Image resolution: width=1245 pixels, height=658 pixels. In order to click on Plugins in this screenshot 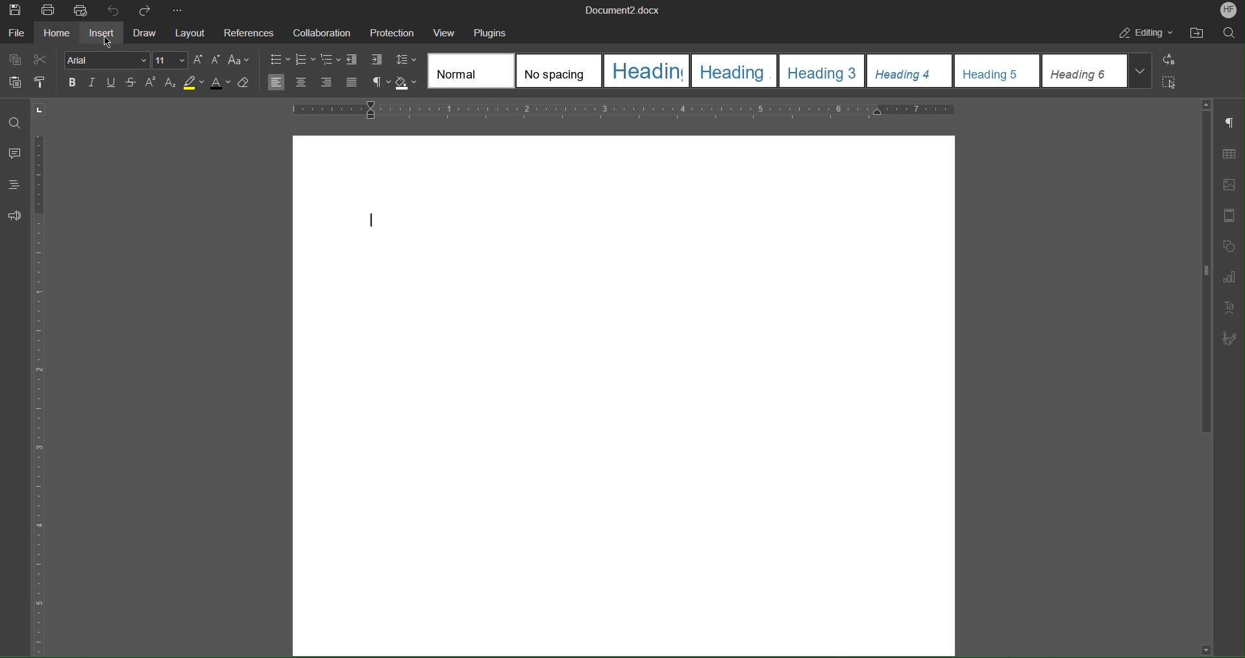, I will do `click(491, 31)`.